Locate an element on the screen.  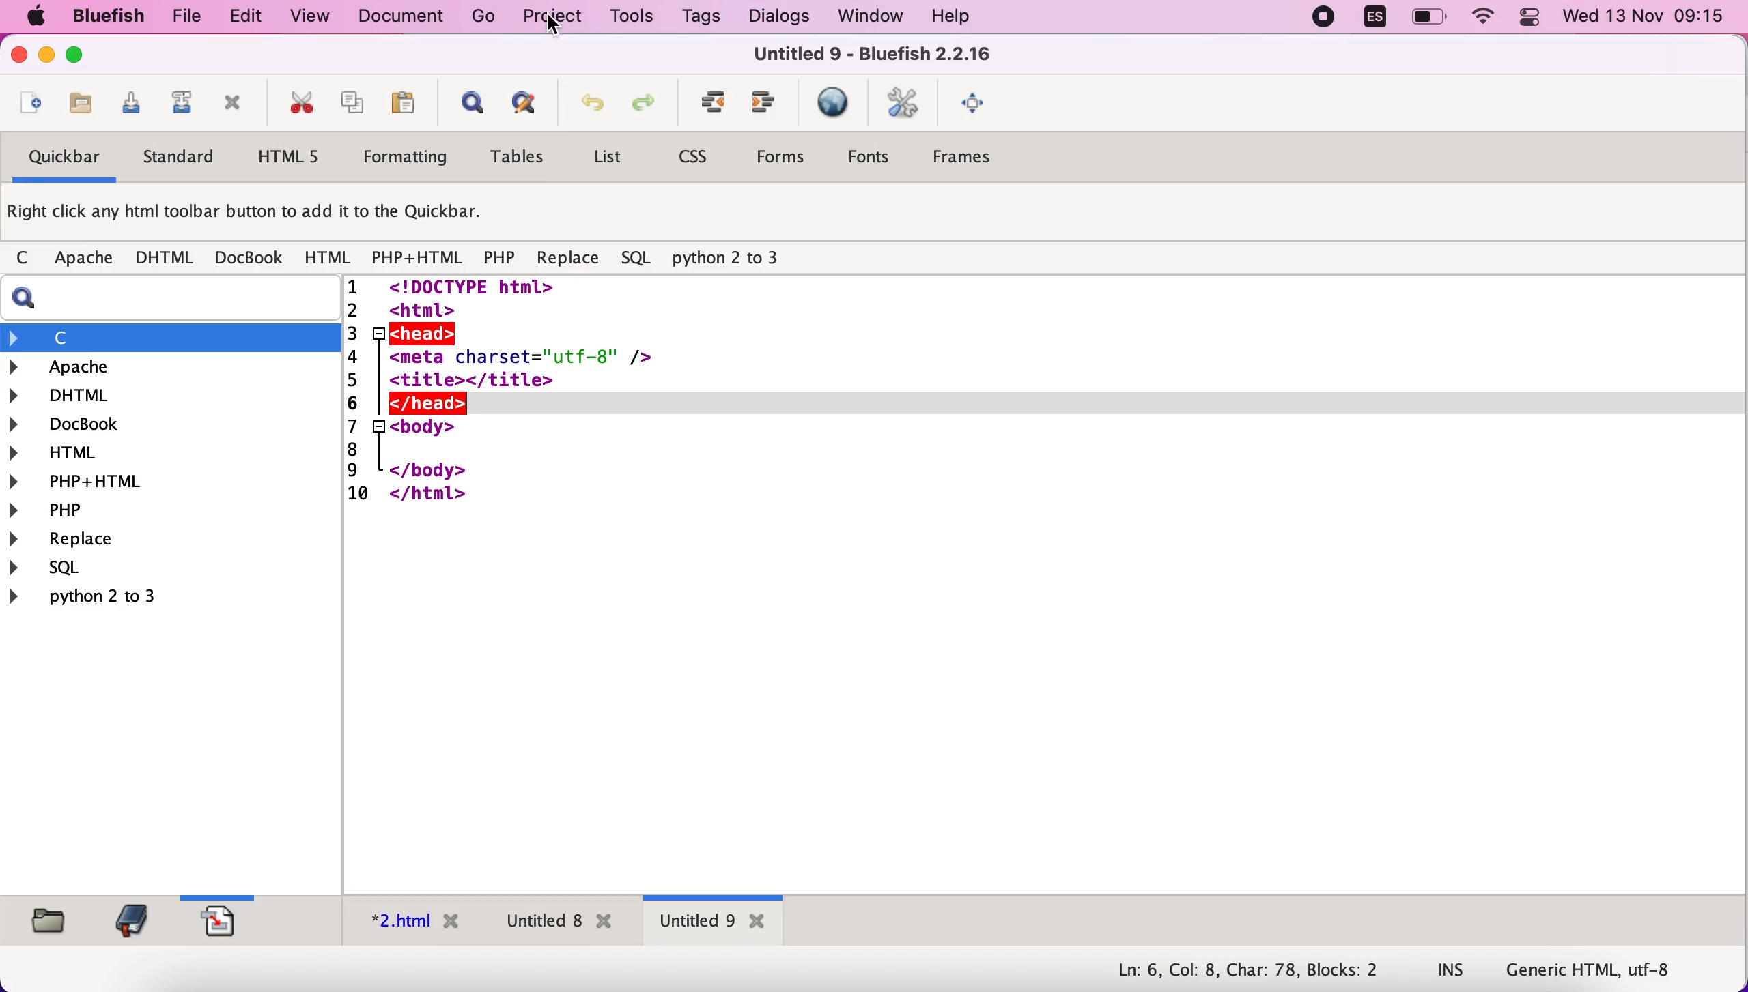
php is located at coordinates (501, 259).